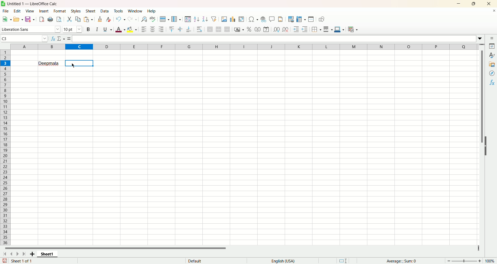 The image size is (497, 264). I want to click on Border color, so click(339, 29).